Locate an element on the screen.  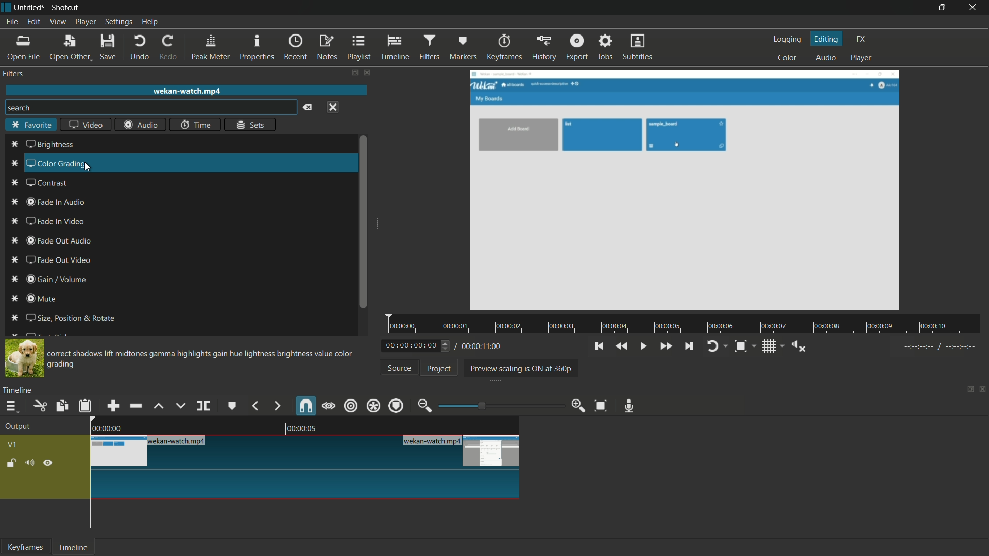
toggle play or pause is located at coordinates (643, 346).